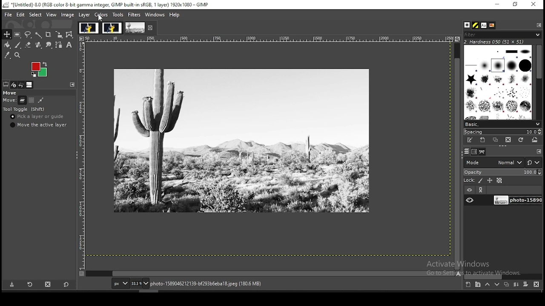 This screenshot has height=306, width=545. I want to click on layer, so click(85, 15).